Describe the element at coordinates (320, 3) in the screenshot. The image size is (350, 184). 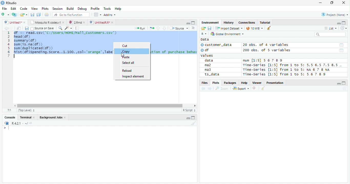
I see `Minimize` at that location.